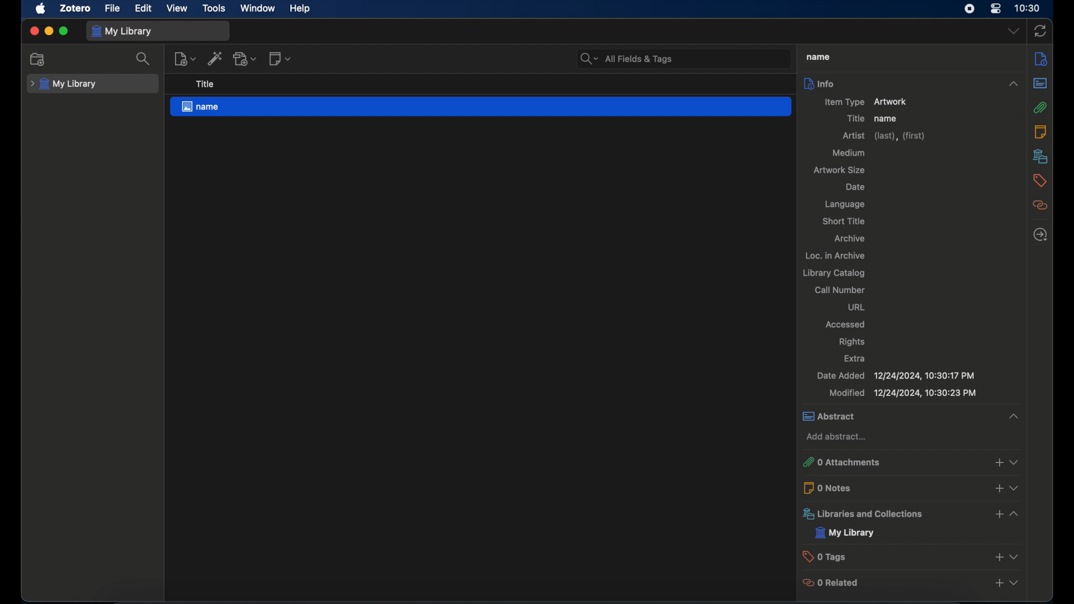 The height and width of the screenshot is (604, 1074). I want to click on window, so click(258, 8).